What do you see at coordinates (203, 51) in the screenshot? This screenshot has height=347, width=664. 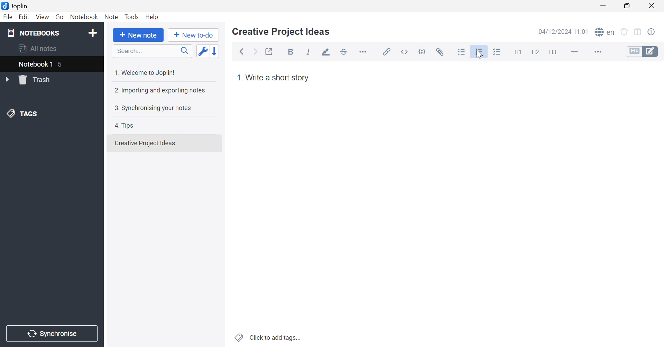 I see `Toggle sort order field` at bounding box center [203, 51].